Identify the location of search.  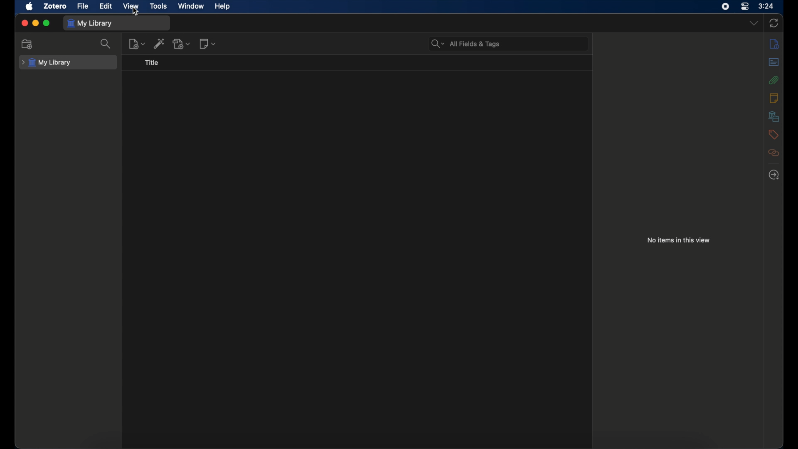
(106, 44).